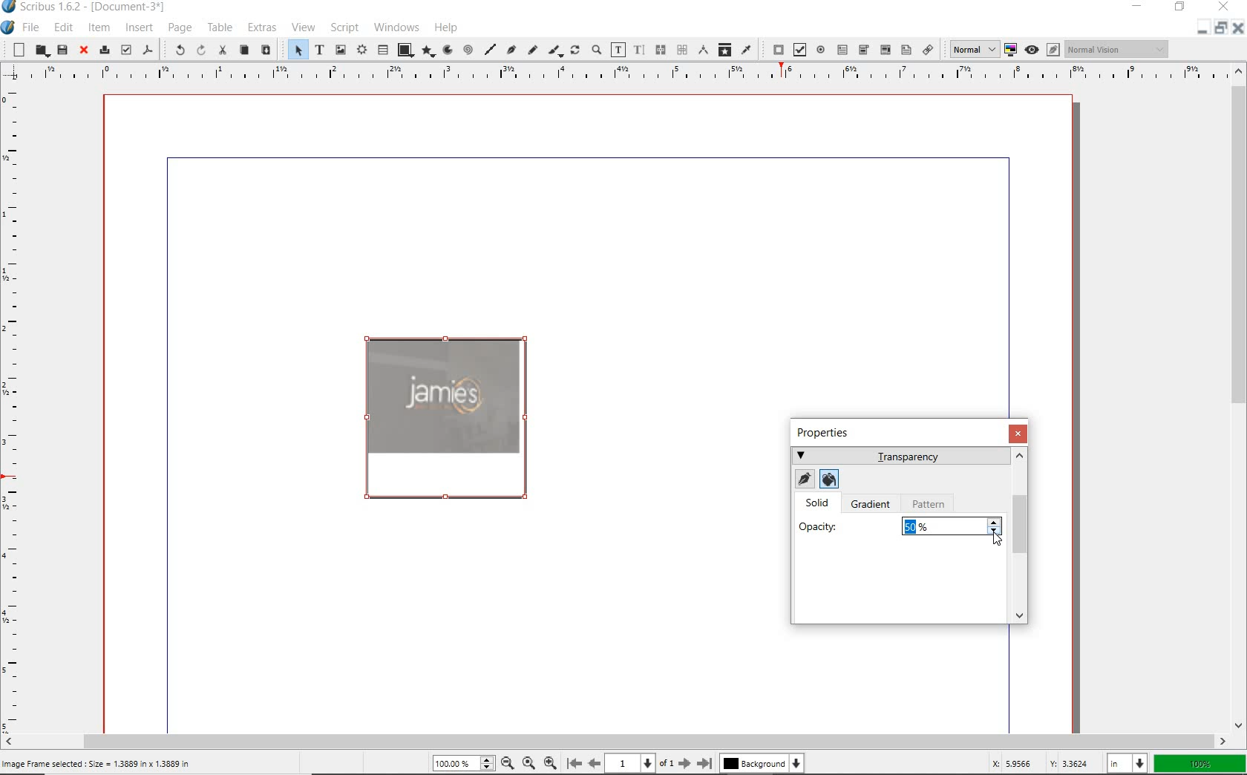 Image resolution: width=1247 pixels, height=775 pixels. I want to click on pdf combo box, so click(863, 50).